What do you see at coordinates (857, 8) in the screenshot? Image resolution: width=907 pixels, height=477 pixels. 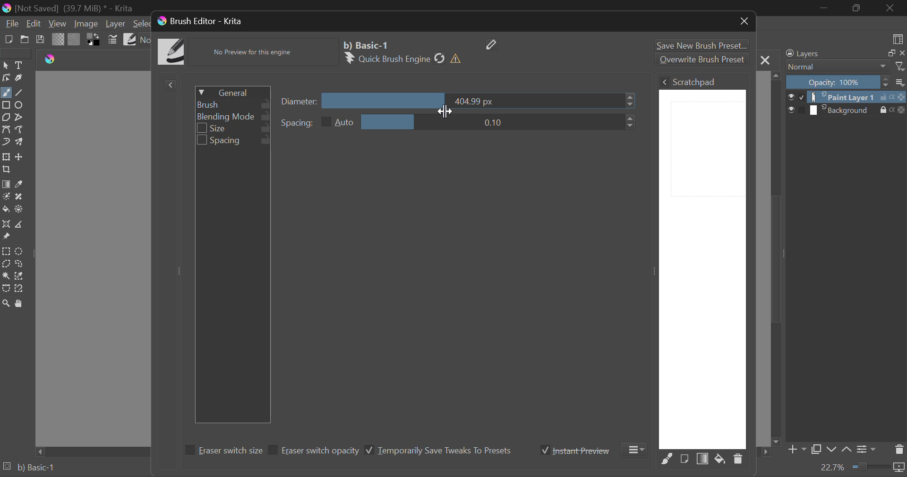 I see `Minimize` at bounding box center [857, 8].